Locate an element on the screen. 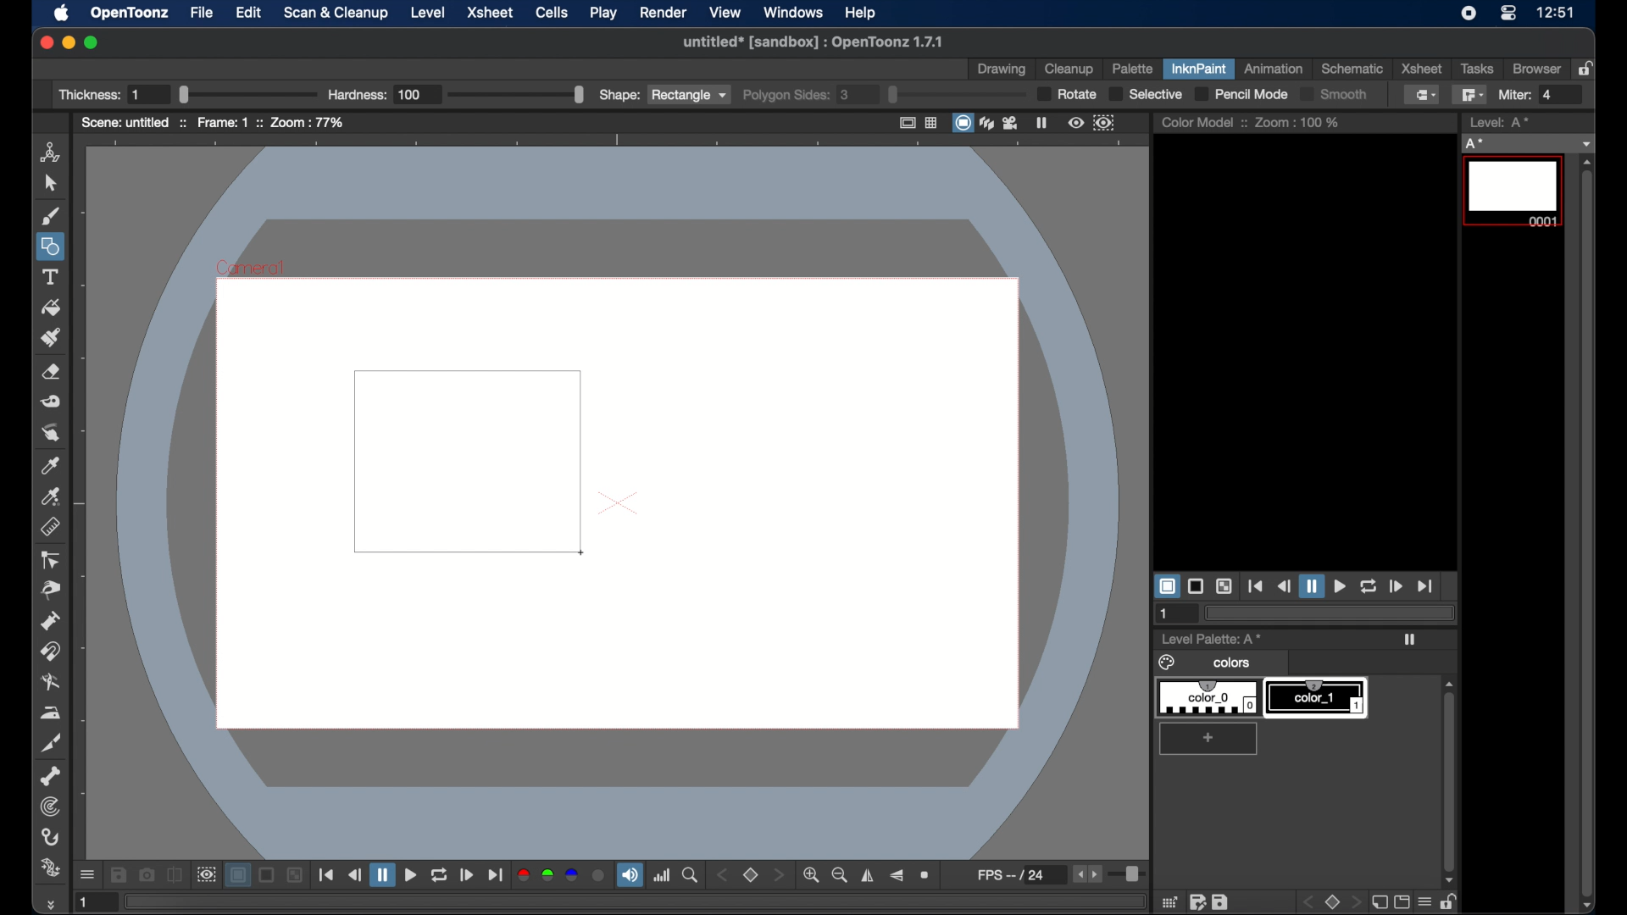 The height and width of the screenshot is (915, 1627). color_1 is located at coordinates (1318, 698).